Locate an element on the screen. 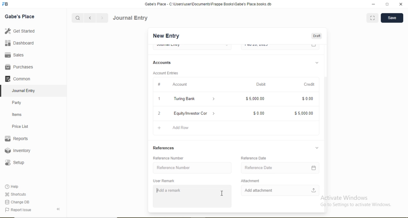  $0.00 is located at coordinates (258, 113).